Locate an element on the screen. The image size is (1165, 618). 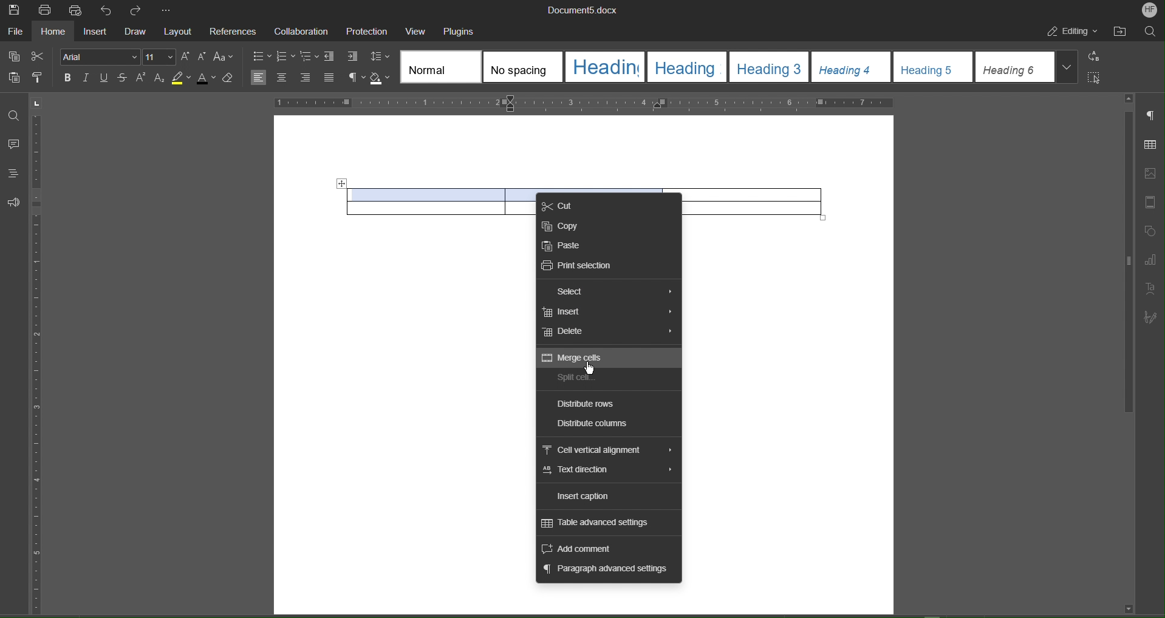
Multilevel list is located at coordinates (310, 57).